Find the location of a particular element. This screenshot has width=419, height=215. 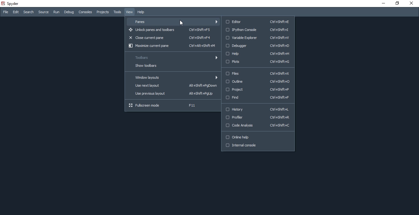

plots is located at coordinates (258, 62).